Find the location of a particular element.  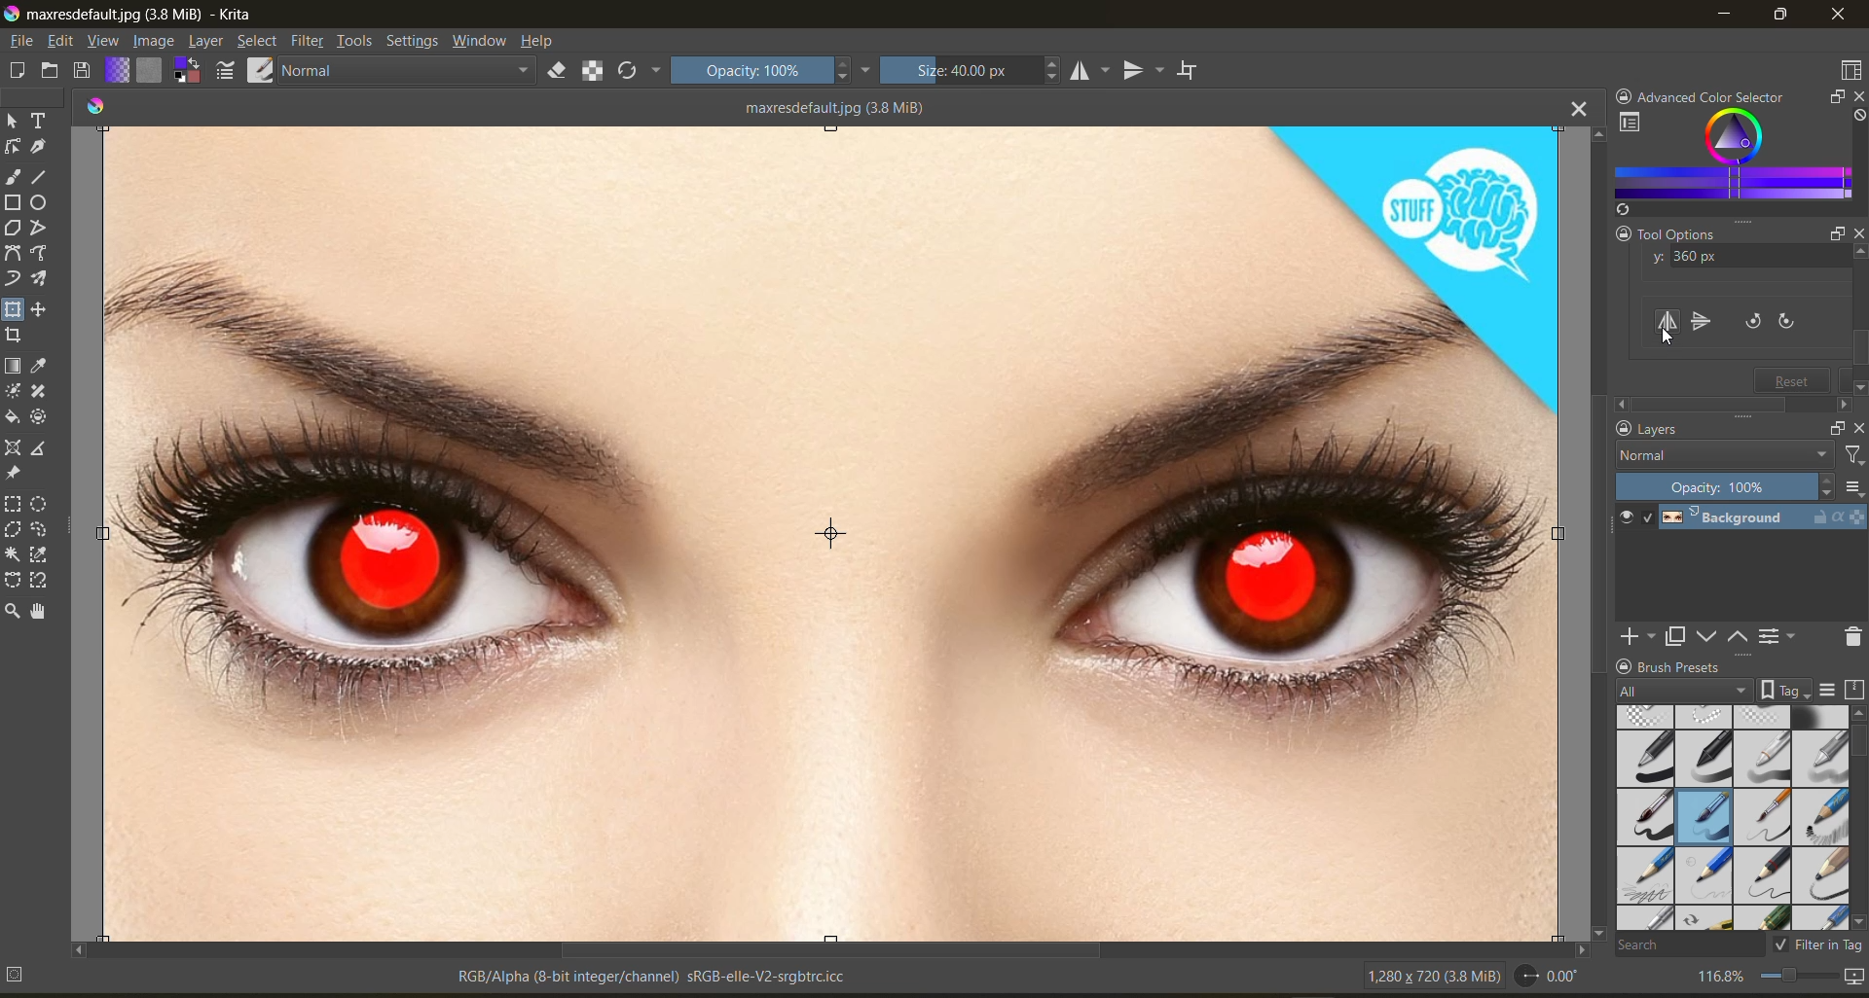

tool is located at coordinates (12, 391).